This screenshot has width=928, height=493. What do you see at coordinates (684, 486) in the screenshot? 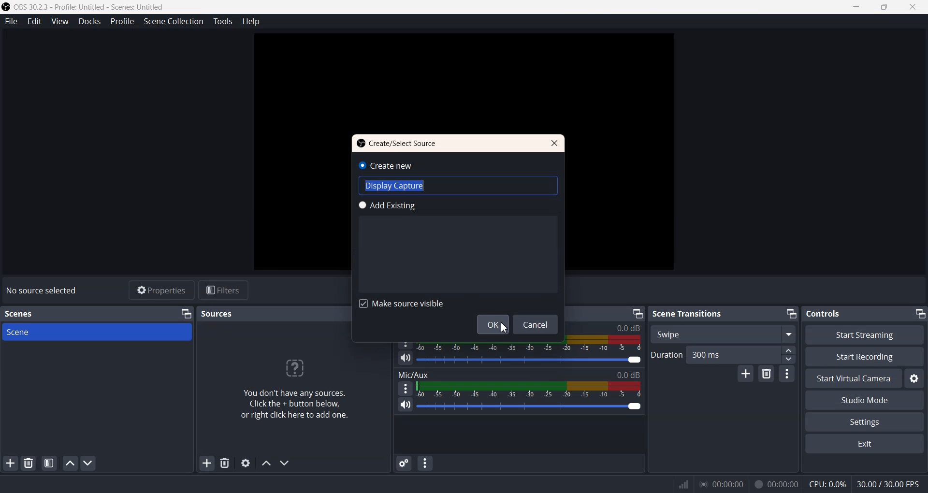
I see `signal display ` at bounding box center [684, 486].